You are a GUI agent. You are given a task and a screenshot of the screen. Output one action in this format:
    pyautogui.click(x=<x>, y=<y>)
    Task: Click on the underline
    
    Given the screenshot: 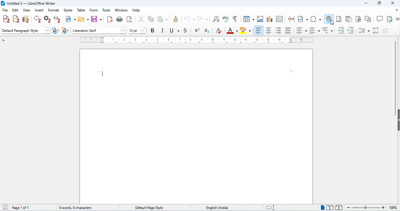 What is the action you would take?
    pyautogui.click(x=175, y=31)
    